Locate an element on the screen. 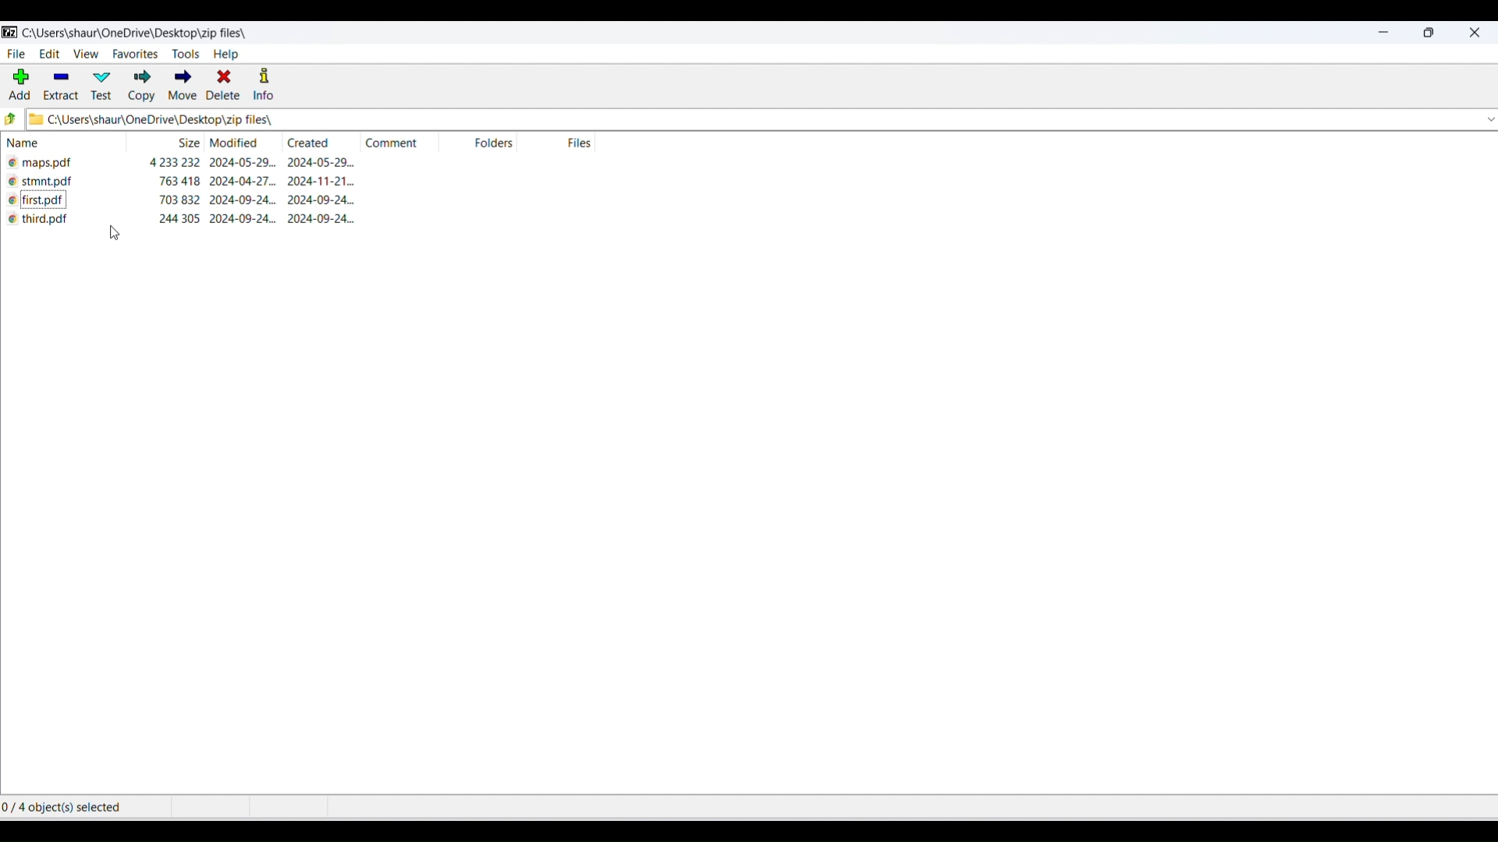 The width and height of the screenshot is (1498, 842). minimize is located at coordinates (1383, 34).